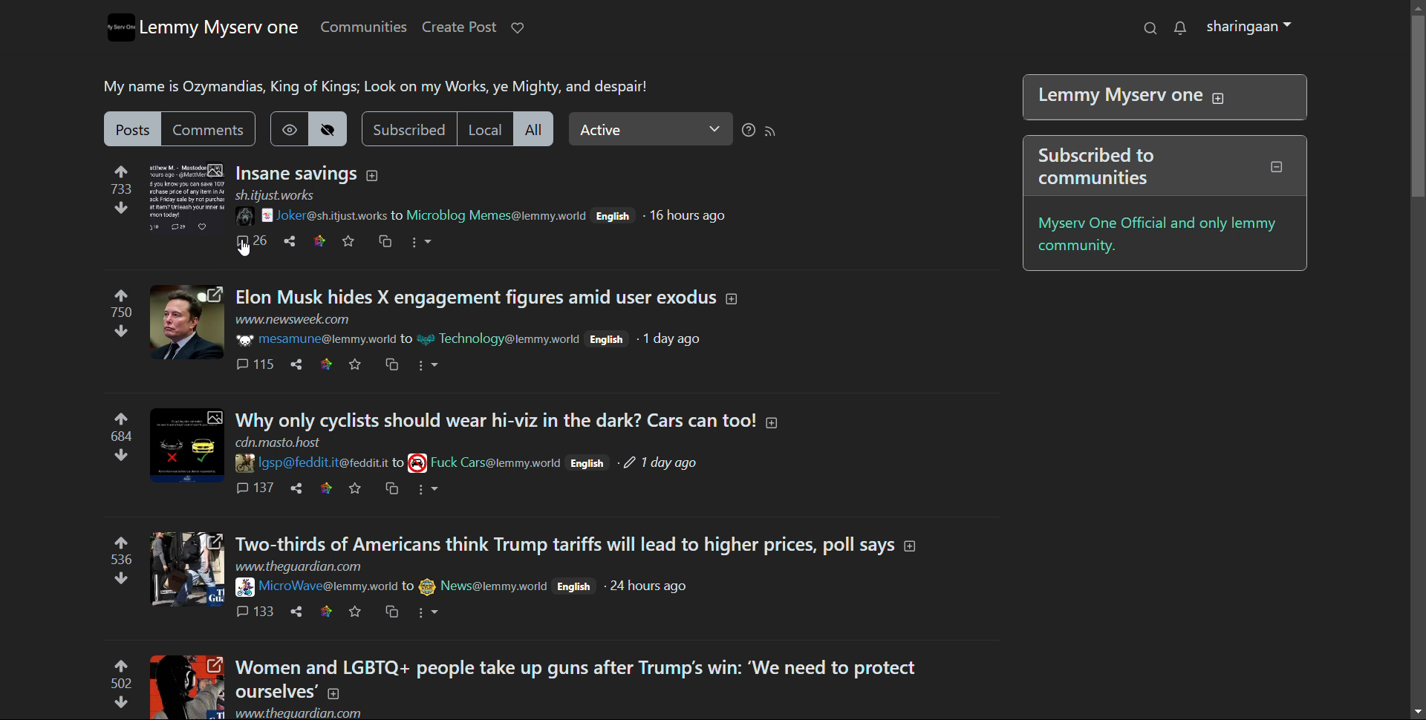  I want to click on share, so click(295, 364).